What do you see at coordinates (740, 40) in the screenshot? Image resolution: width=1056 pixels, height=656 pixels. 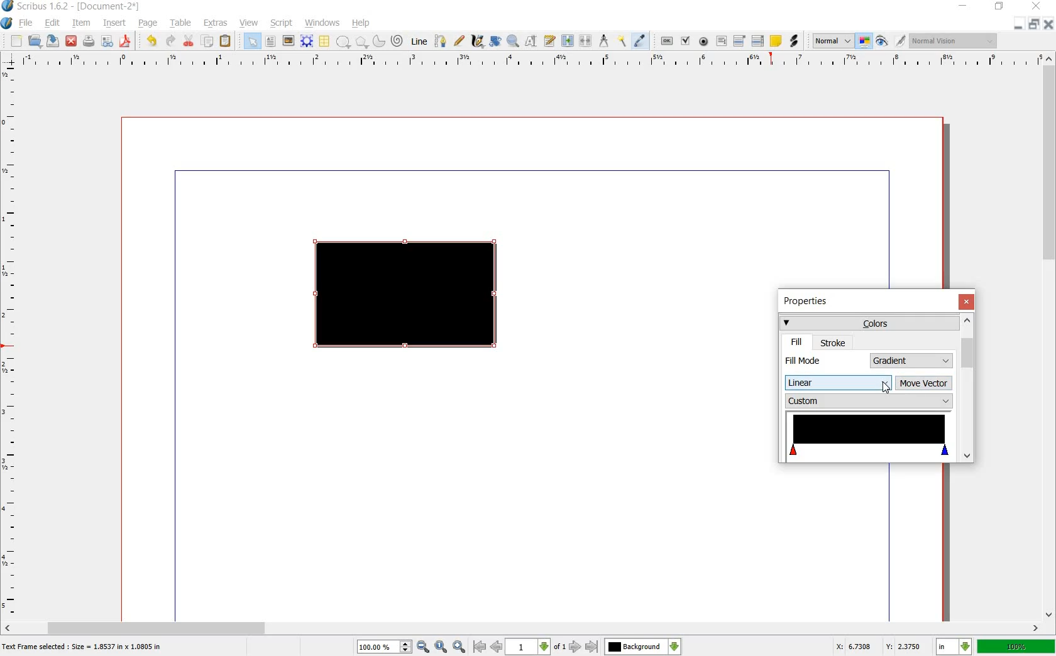 I see `pdf combo box` at bounding box center [740, 40].